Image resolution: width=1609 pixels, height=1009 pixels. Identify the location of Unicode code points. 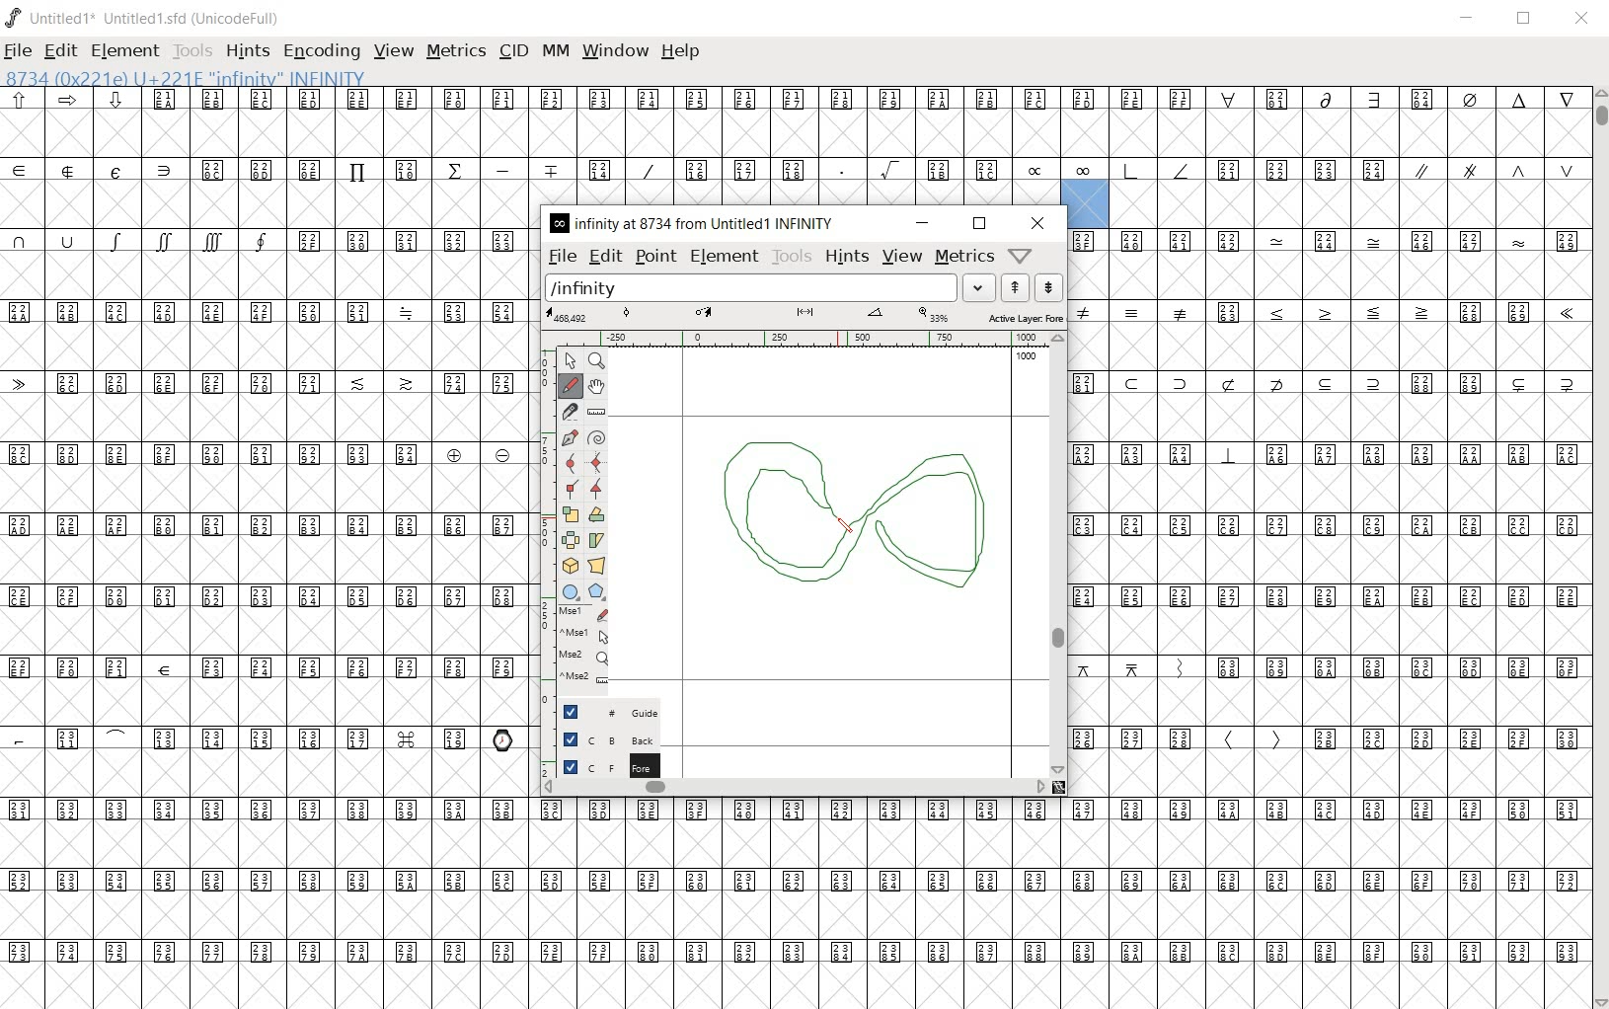
(1349, 381).